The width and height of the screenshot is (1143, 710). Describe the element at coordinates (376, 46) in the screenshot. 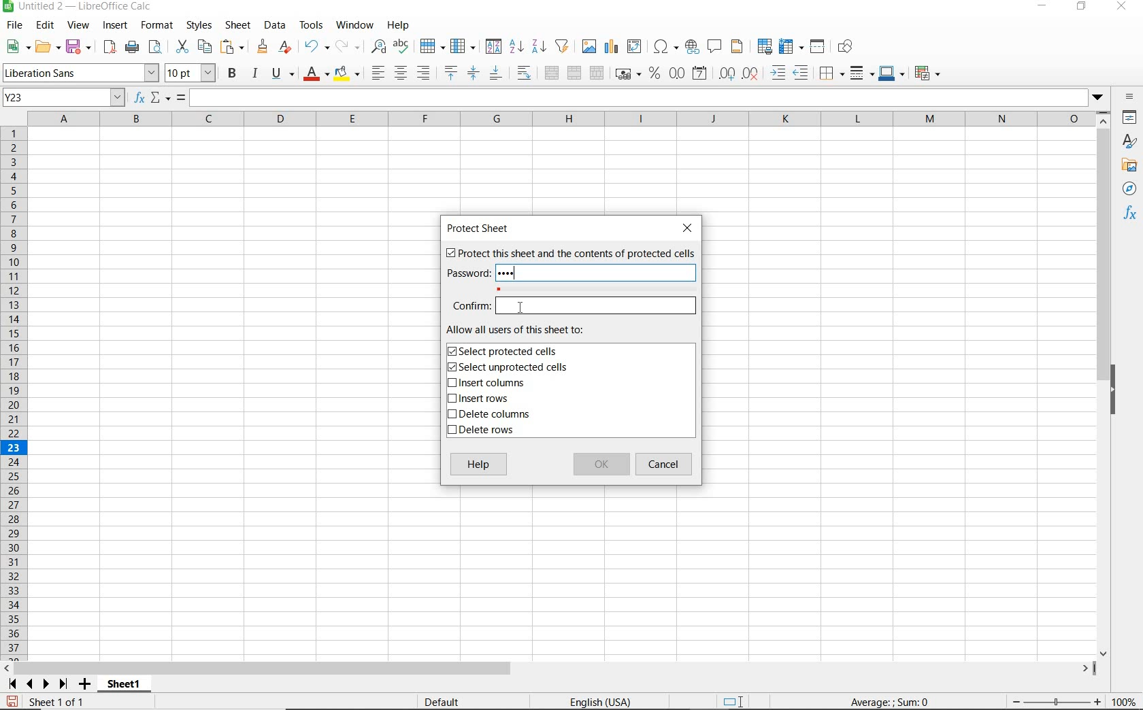

I see `FIND AND REPLACE` at that location.